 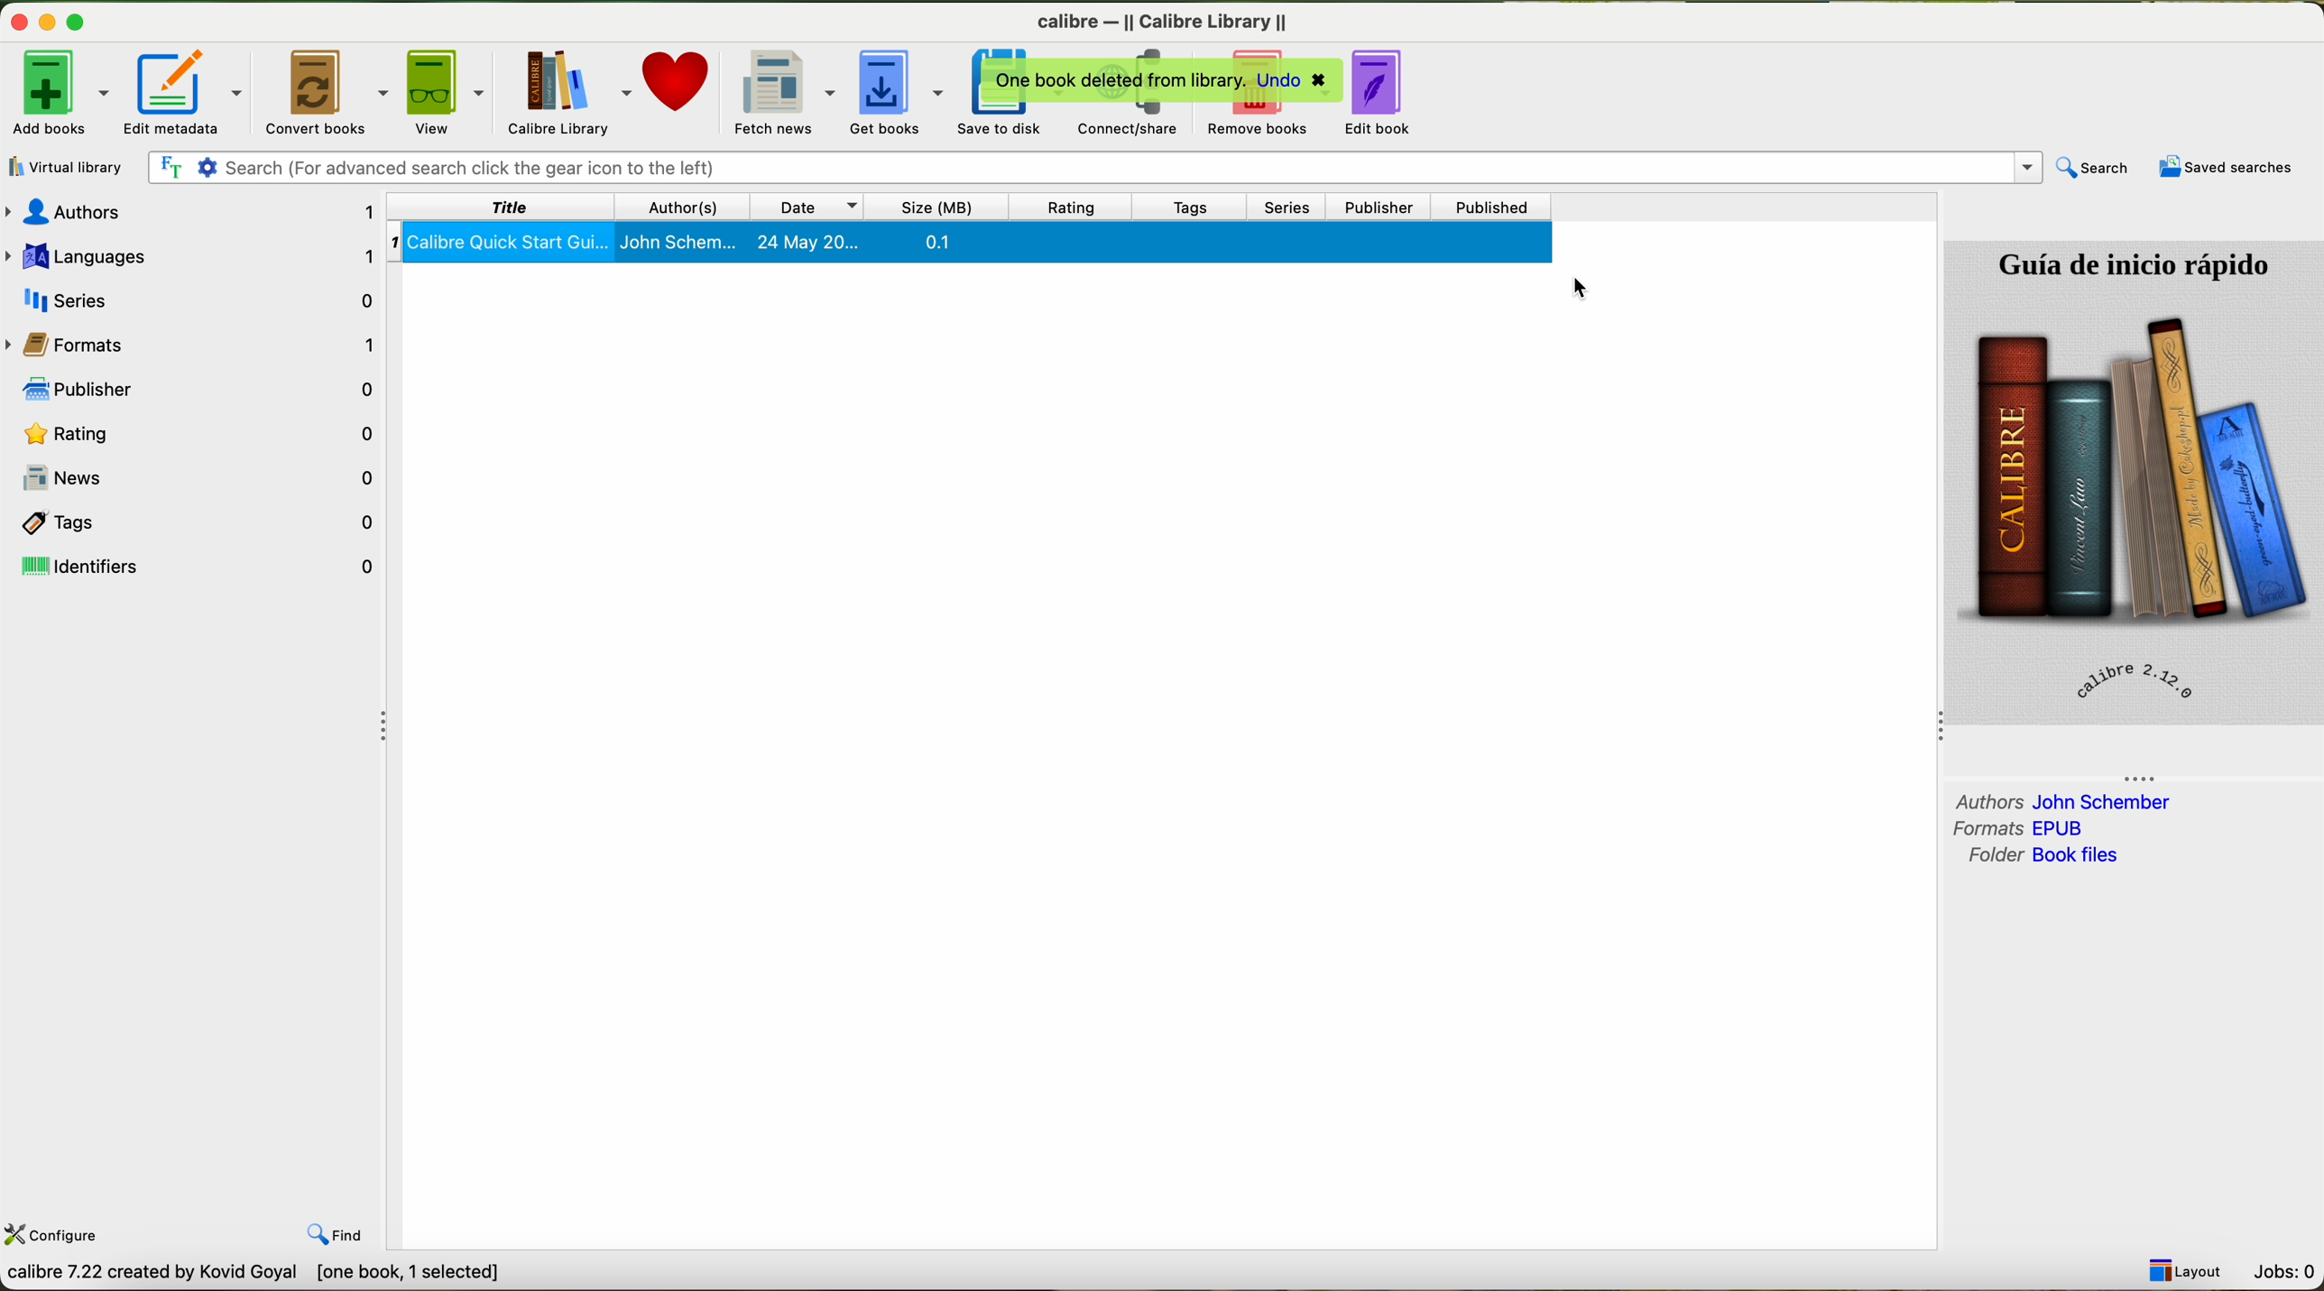 What do you see at coordinates (500, 207) in the screenshot?
I see `title` at bounding box center [500, 207].